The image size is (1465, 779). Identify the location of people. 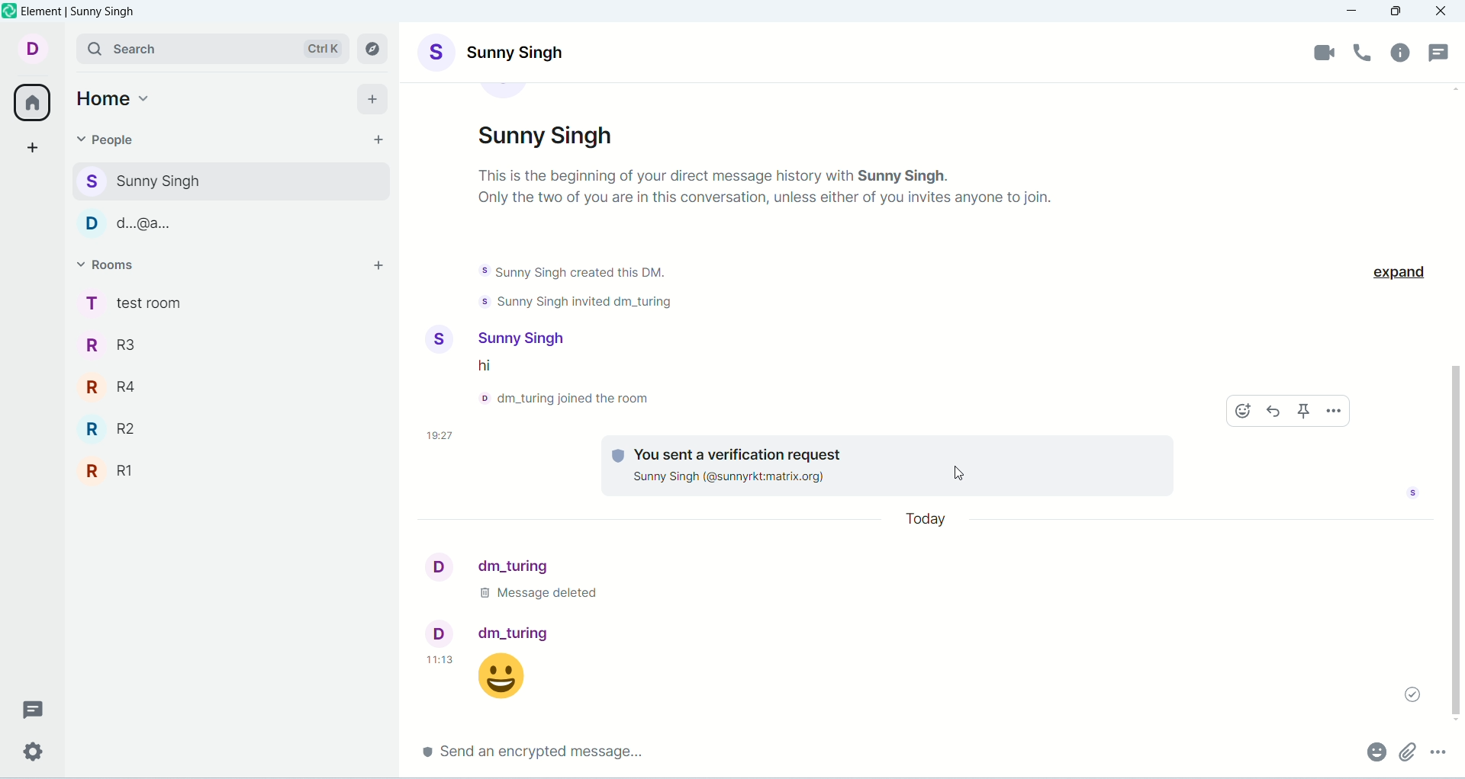
(108, 139).